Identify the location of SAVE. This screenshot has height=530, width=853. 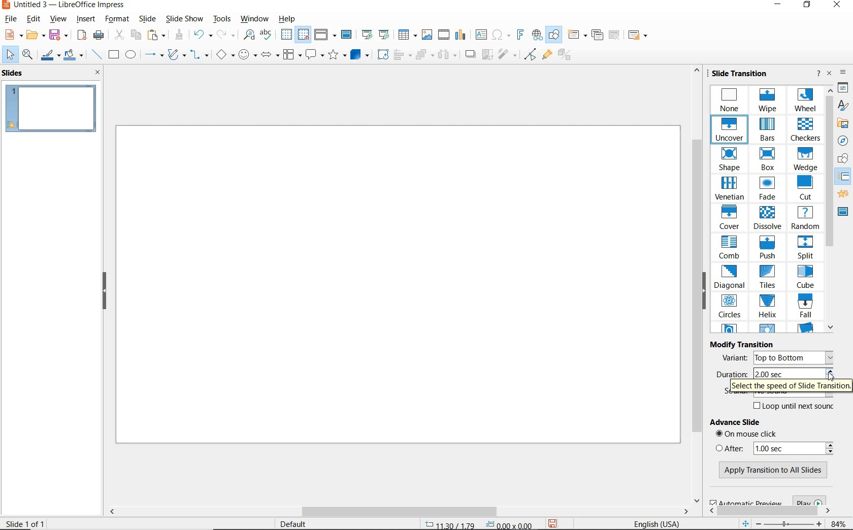
(58, 34).